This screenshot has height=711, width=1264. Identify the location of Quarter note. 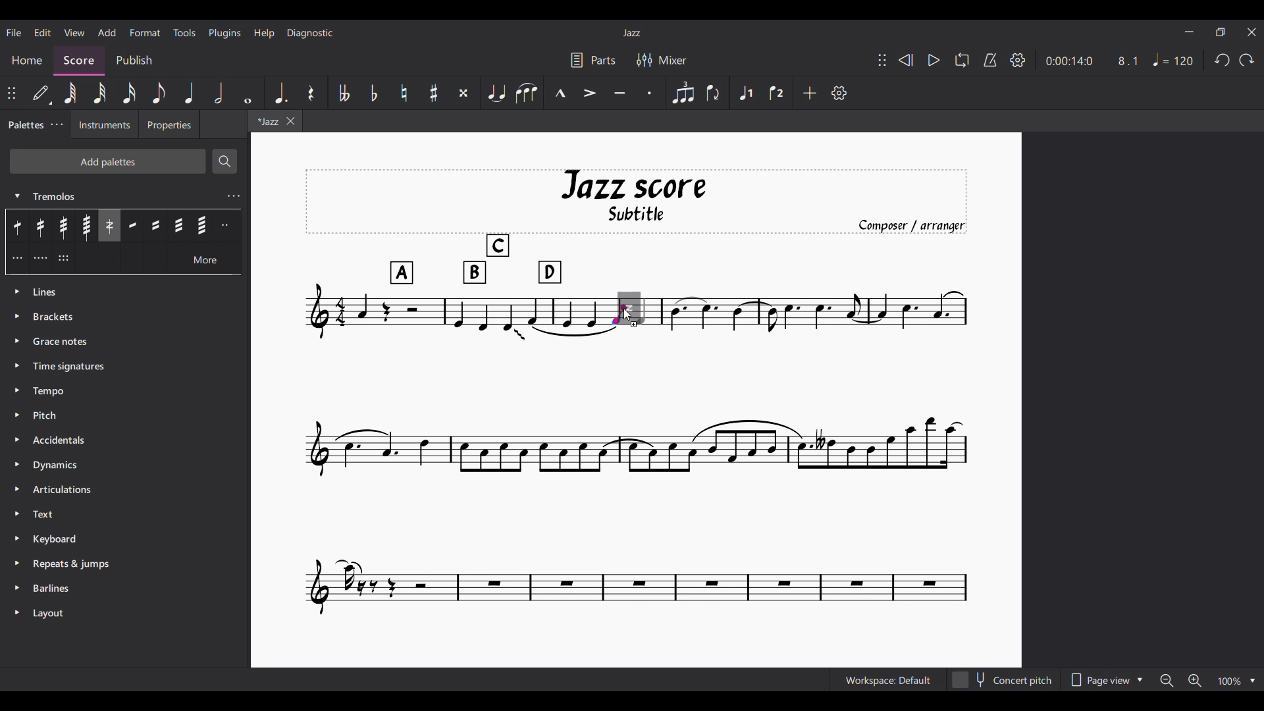
(189, 92).